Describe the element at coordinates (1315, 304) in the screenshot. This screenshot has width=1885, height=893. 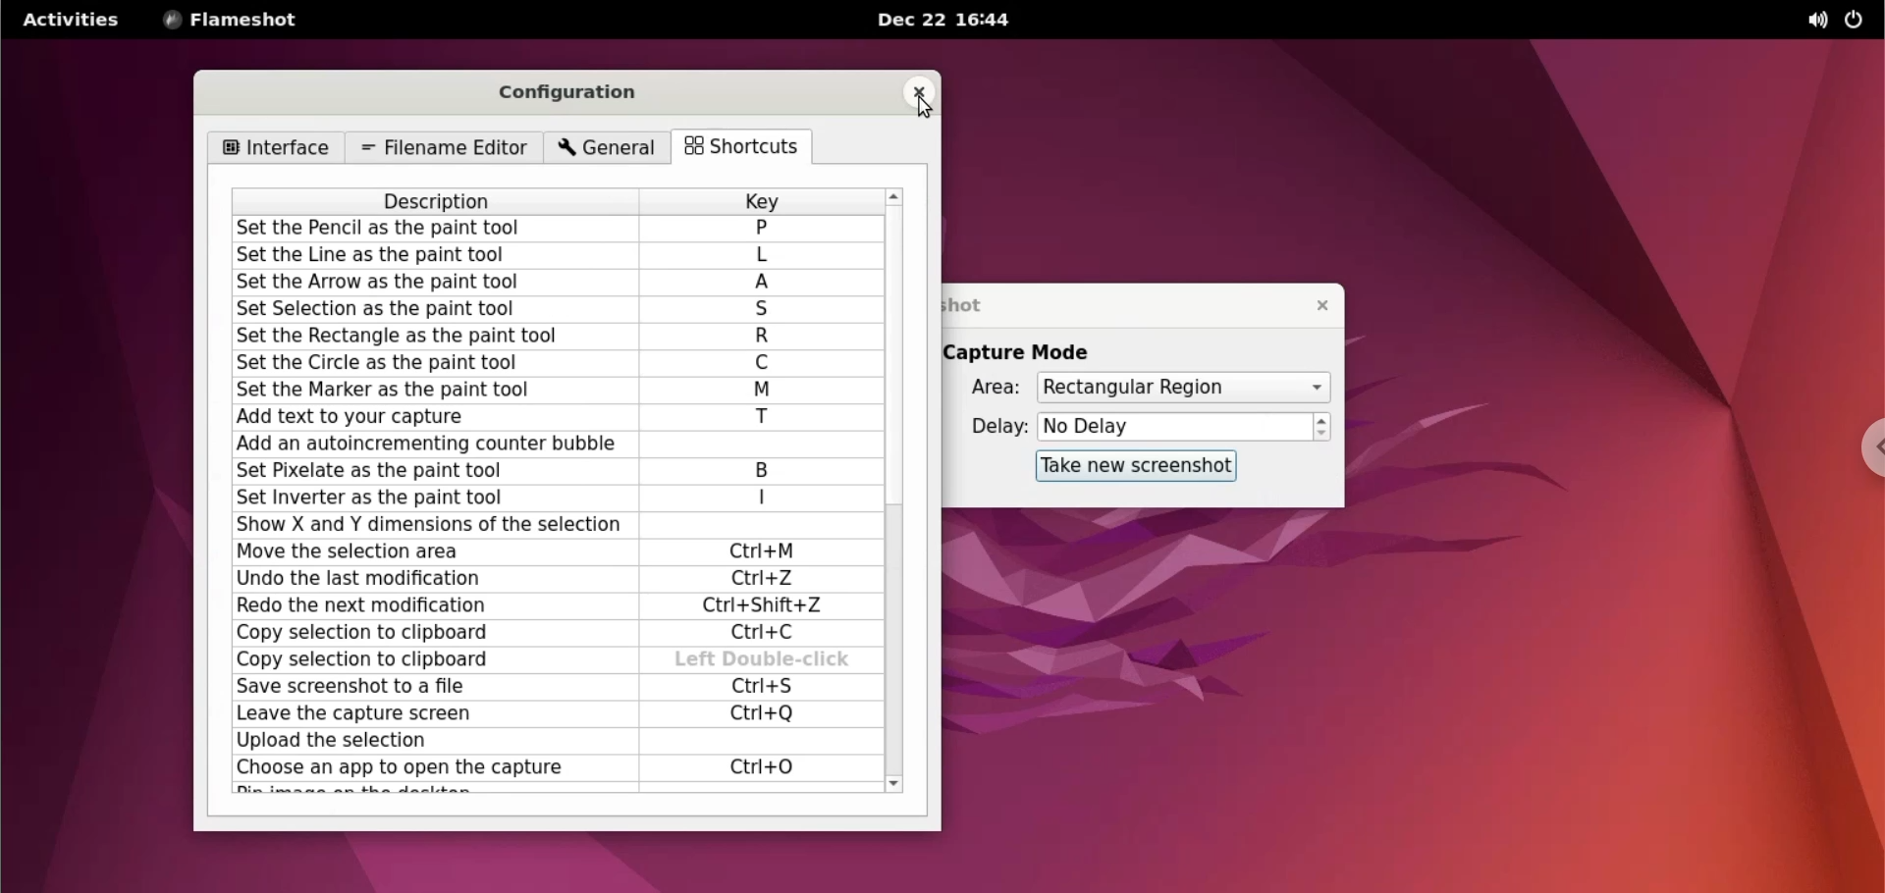
I see `close` at that location.